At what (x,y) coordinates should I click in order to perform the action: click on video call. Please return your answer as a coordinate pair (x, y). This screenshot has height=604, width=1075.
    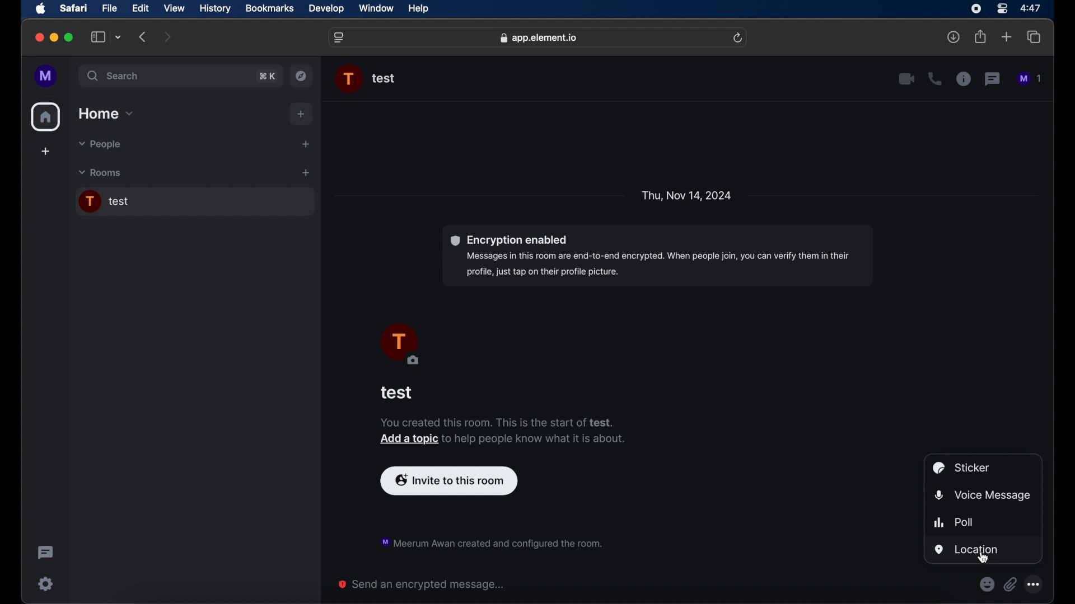
    Looking at the image, I should click on (906, 79).